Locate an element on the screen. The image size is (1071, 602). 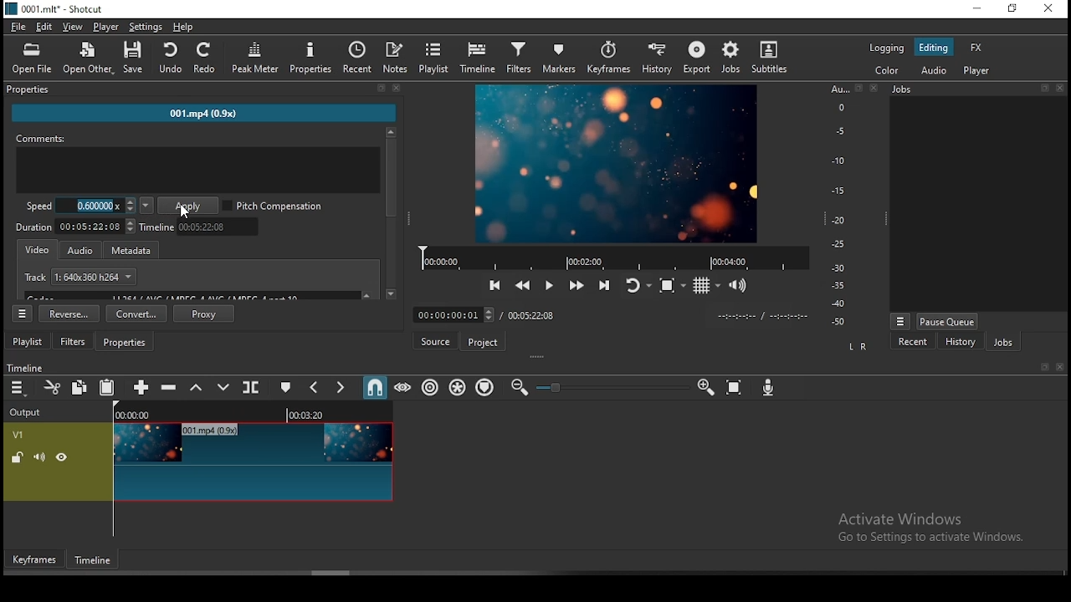
speed presets  is located at coordinates (146, 206).